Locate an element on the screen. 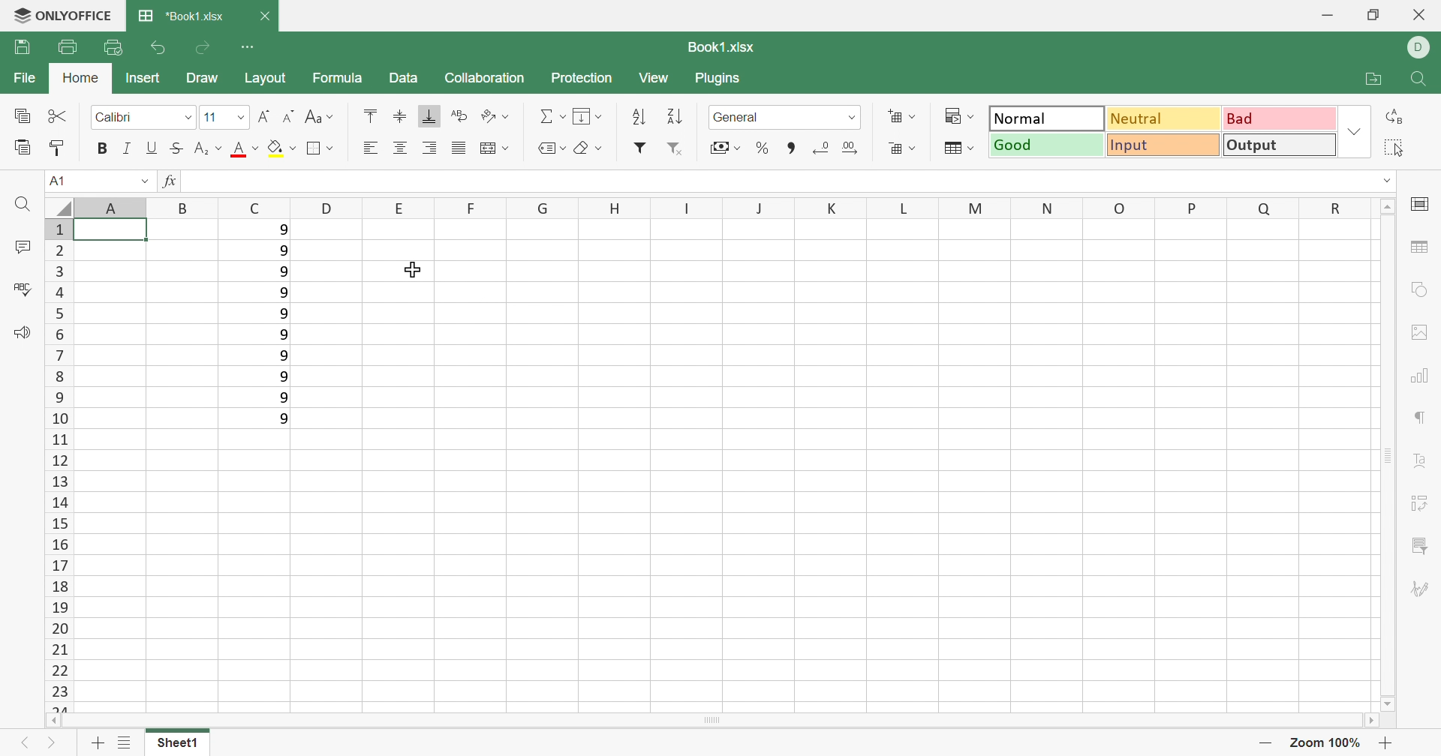 The height and width of the screenshot is (756, 1441). Percent style is located at coordinates (763, 148).